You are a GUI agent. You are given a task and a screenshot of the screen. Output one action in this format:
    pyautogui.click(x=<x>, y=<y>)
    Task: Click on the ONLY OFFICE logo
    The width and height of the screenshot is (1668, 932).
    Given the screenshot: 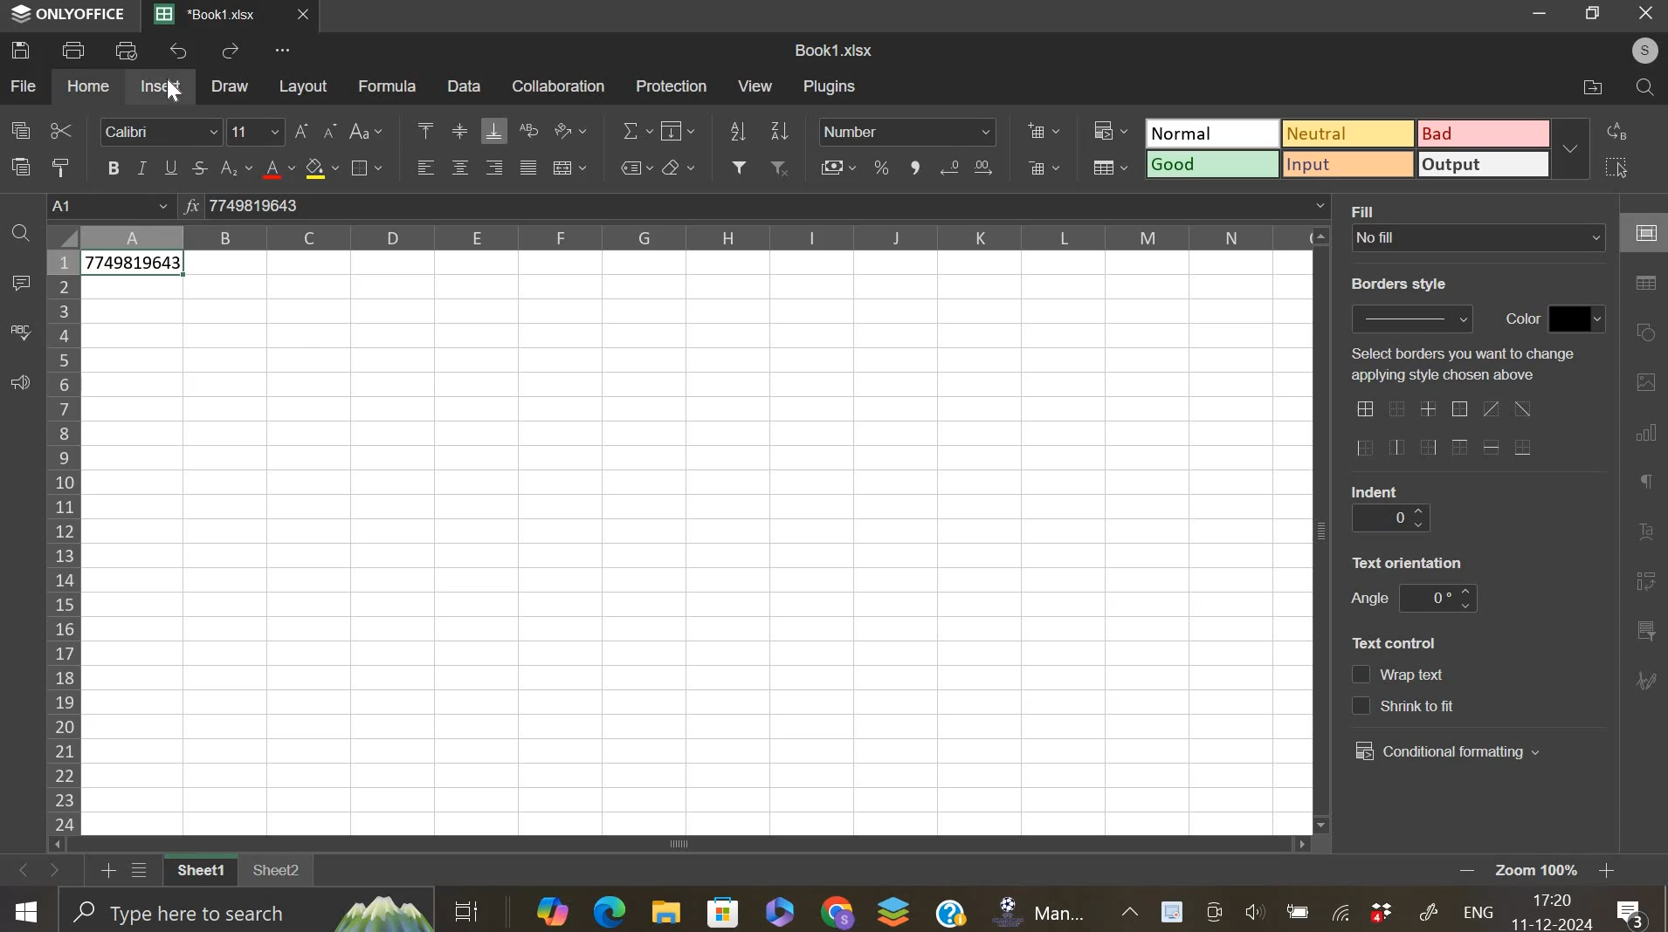 What is the action you would take?
    pyautogui.click(x=69, y=13)
    